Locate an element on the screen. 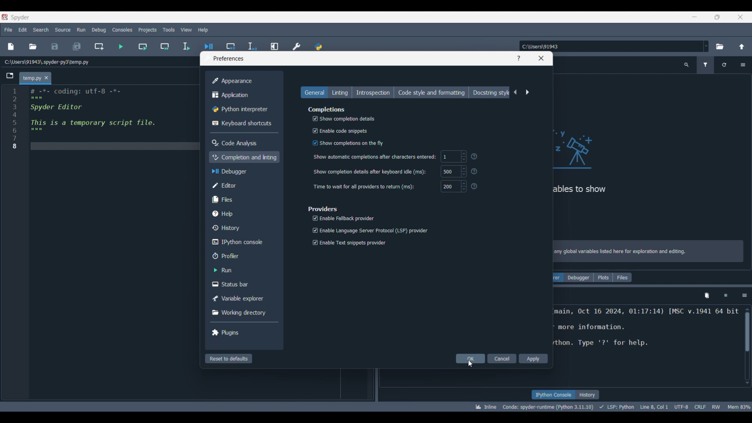 This screenshot has height=423, width=752. Open file is located at coordinates (33, 47).